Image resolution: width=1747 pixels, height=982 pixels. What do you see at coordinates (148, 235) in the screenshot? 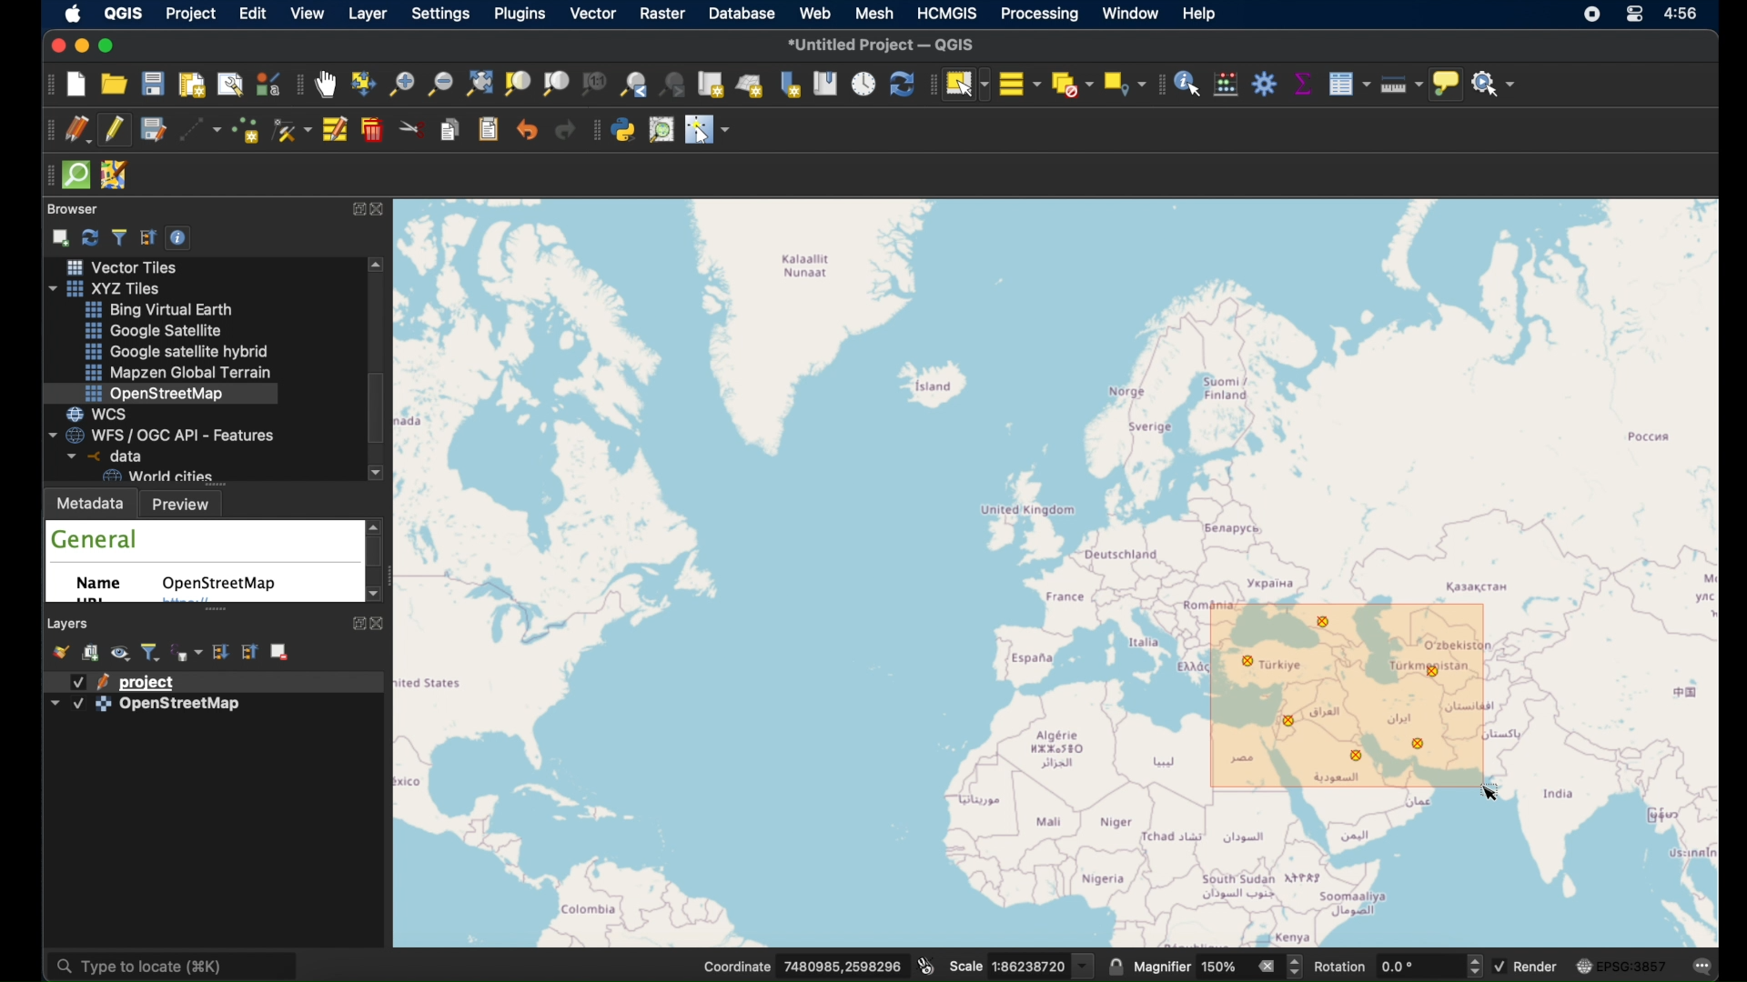
I see `collapse all ` at bounding box center [148, 235].